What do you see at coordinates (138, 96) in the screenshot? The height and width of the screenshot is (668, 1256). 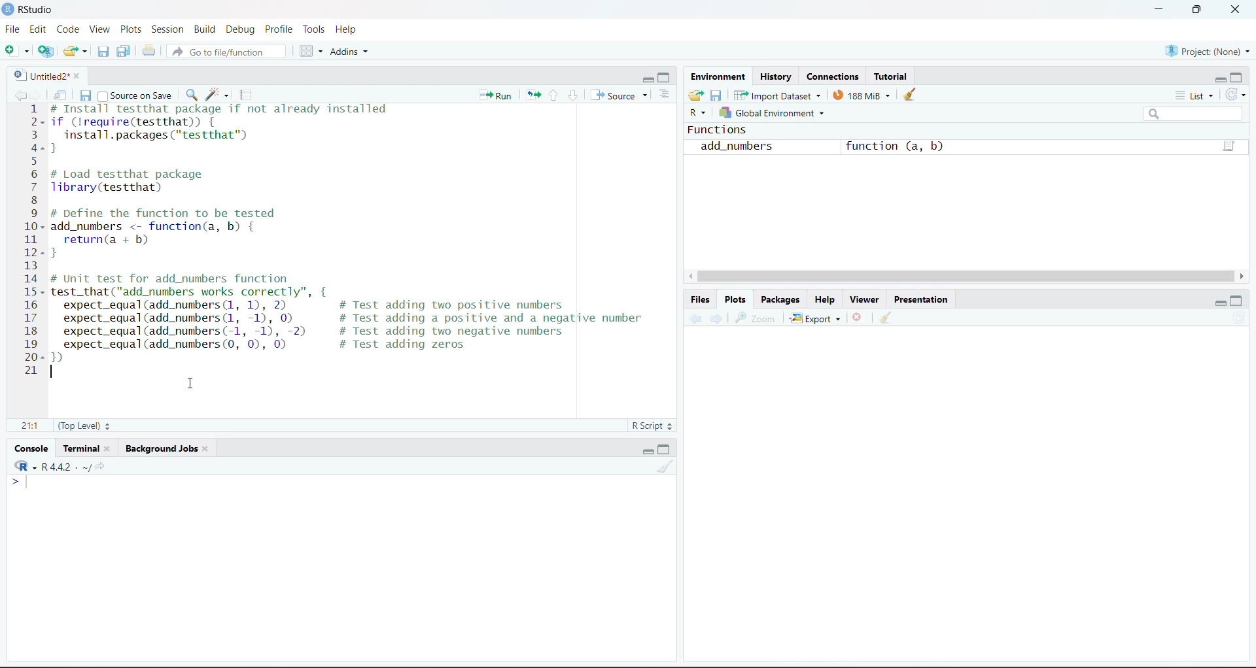 I see `source on save` at bounding box center [138, 96].